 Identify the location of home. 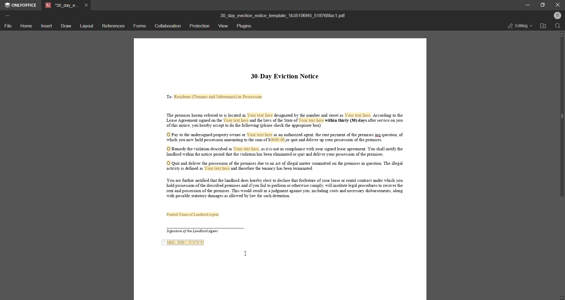
(25, 26).